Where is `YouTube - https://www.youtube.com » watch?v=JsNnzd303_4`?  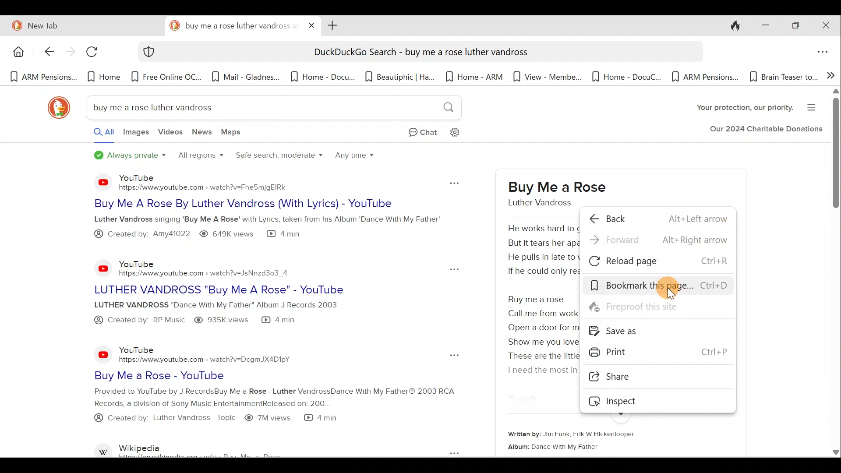 YouTube - https://www.youtube.com » watch?v=JsNnzd303_4 is located at coordinates (207, 265).